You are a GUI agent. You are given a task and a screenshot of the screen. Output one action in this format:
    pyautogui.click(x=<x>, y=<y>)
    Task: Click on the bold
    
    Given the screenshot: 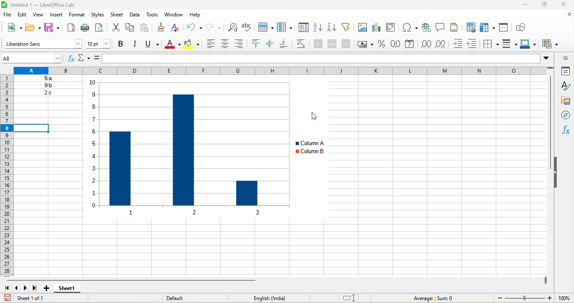 What is the action you would take?
    pyautogui.click(x=121, y=44)
    